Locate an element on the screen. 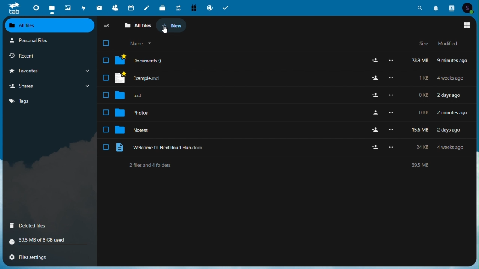 The height and width of the screenshot is (269, 479). dashboard is located at coordinates (36, 7).